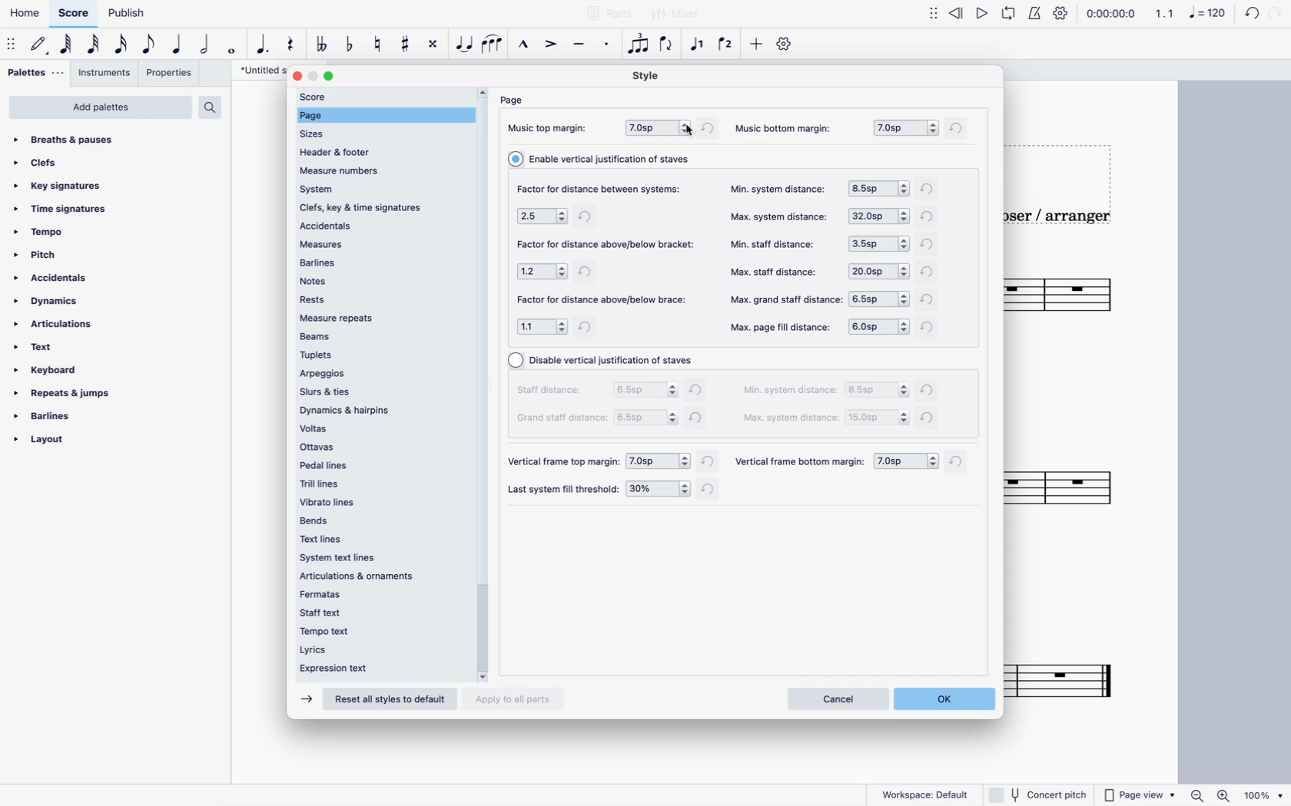 The height and width of the screenshot is (806, 1291). I want to click on staff distance, so click(555, 393).